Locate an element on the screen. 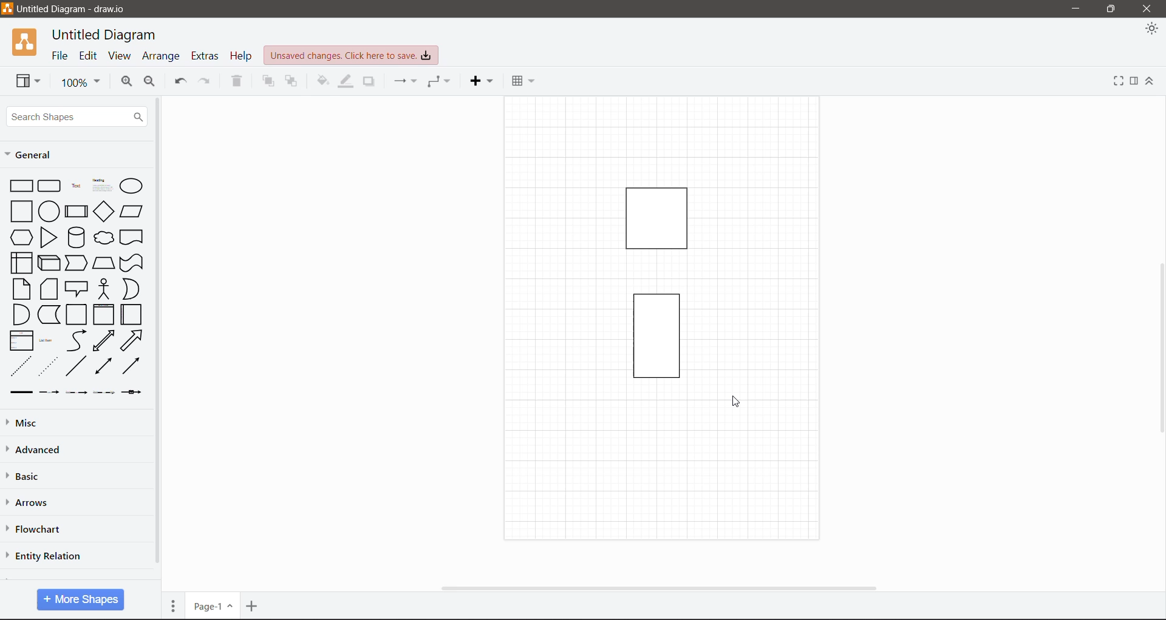 The width and height of the screenshot is (1166, 620). Zoom is located at coordinates (78, 81).